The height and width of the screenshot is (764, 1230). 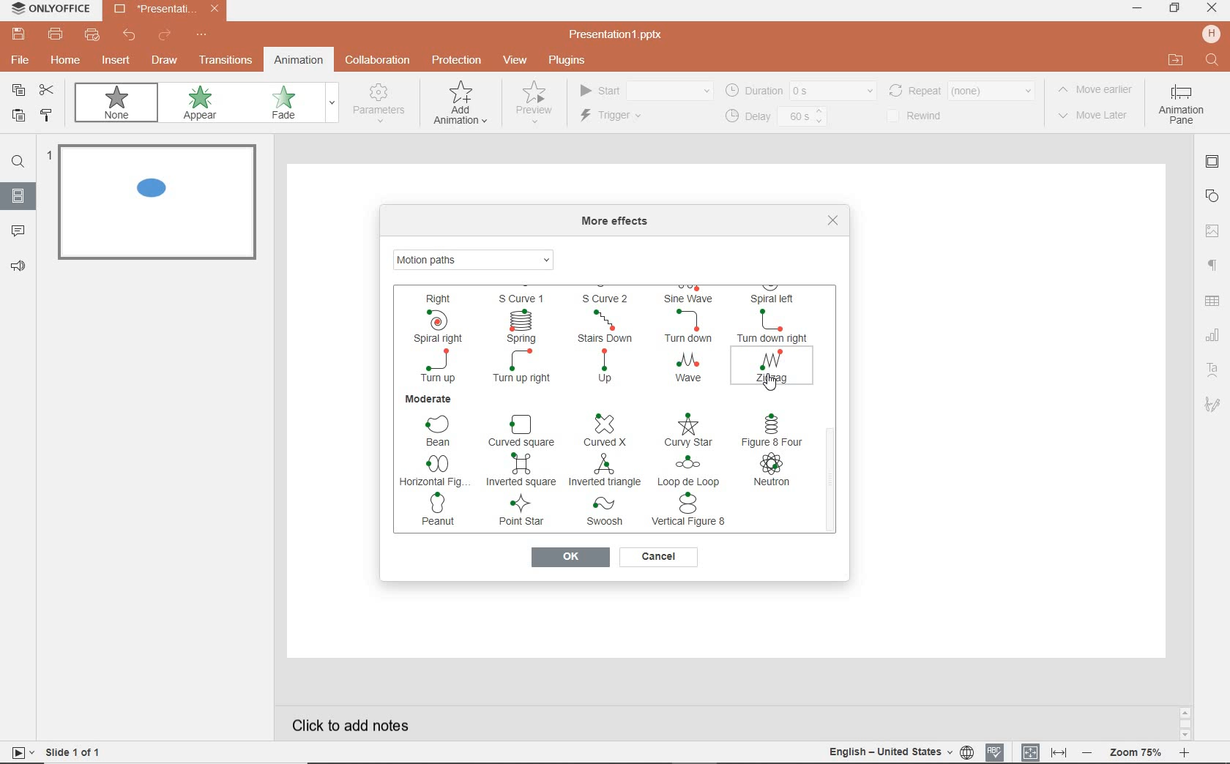 I want to click on quick print, so click(x=94, y=37).